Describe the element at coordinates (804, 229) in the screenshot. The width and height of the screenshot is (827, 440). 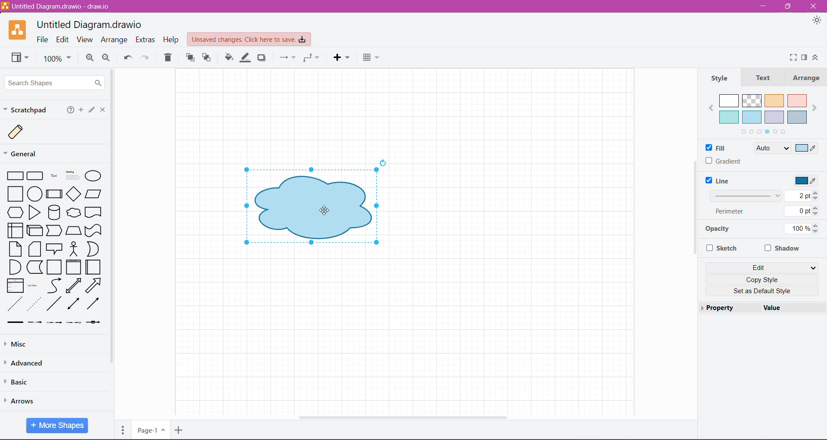
I see `100%` at that location.